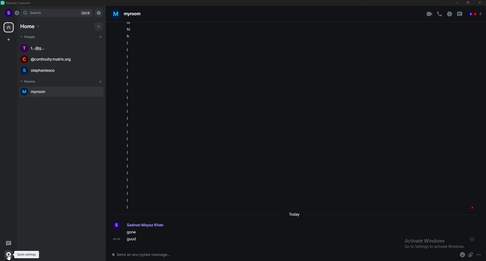  I want to click on more options, so click(479, 255).